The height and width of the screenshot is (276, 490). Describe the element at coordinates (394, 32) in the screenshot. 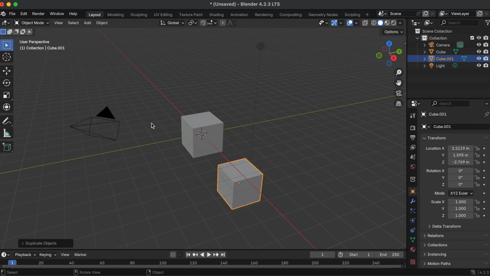

I see `options` at that location.